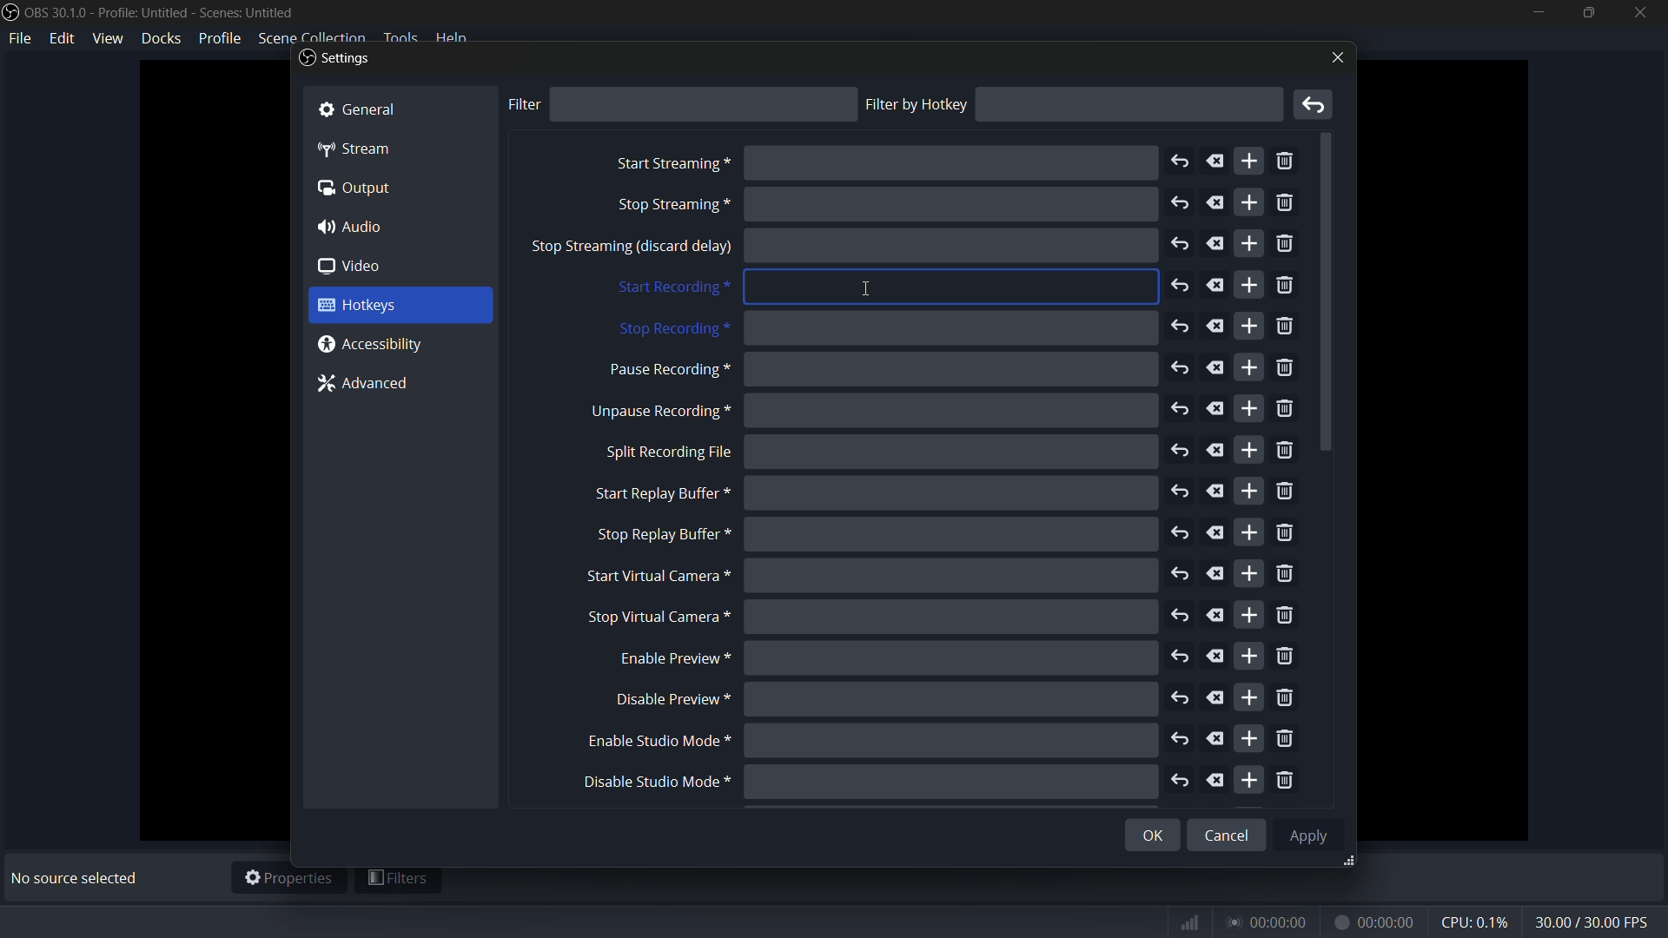  What do you see at coordinates (311, 37) in the screenshot?
I see `scene collection menu` at bounding box center [311, 37].